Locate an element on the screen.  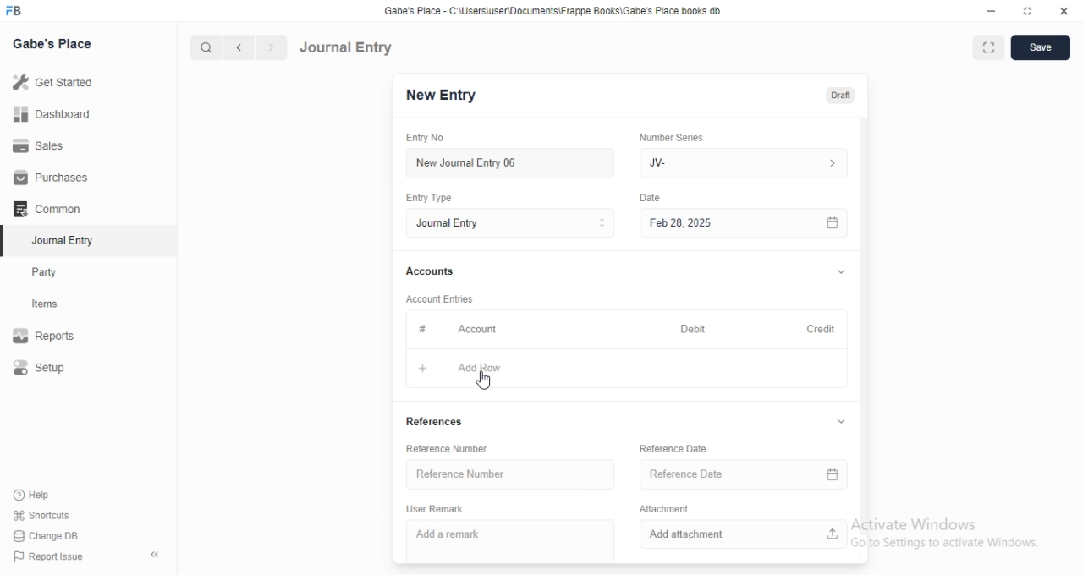
New Entry is located at coordinates (439, 96).